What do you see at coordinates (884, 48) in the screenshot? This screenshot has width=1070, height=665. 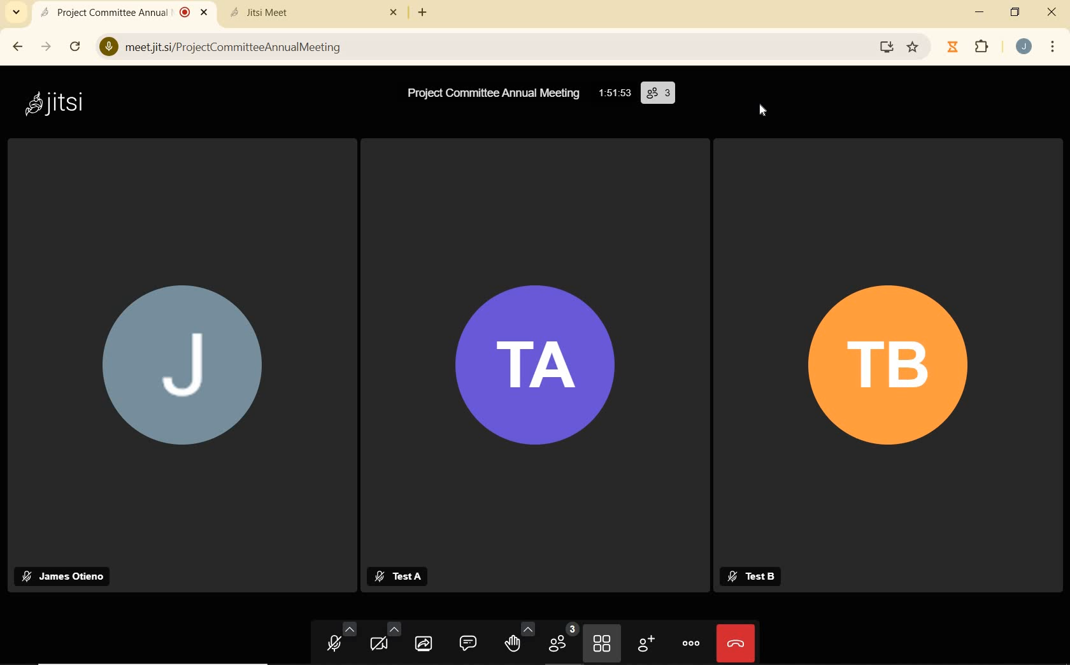 I see `Install Google Meet` at bounding box center [884, 48].